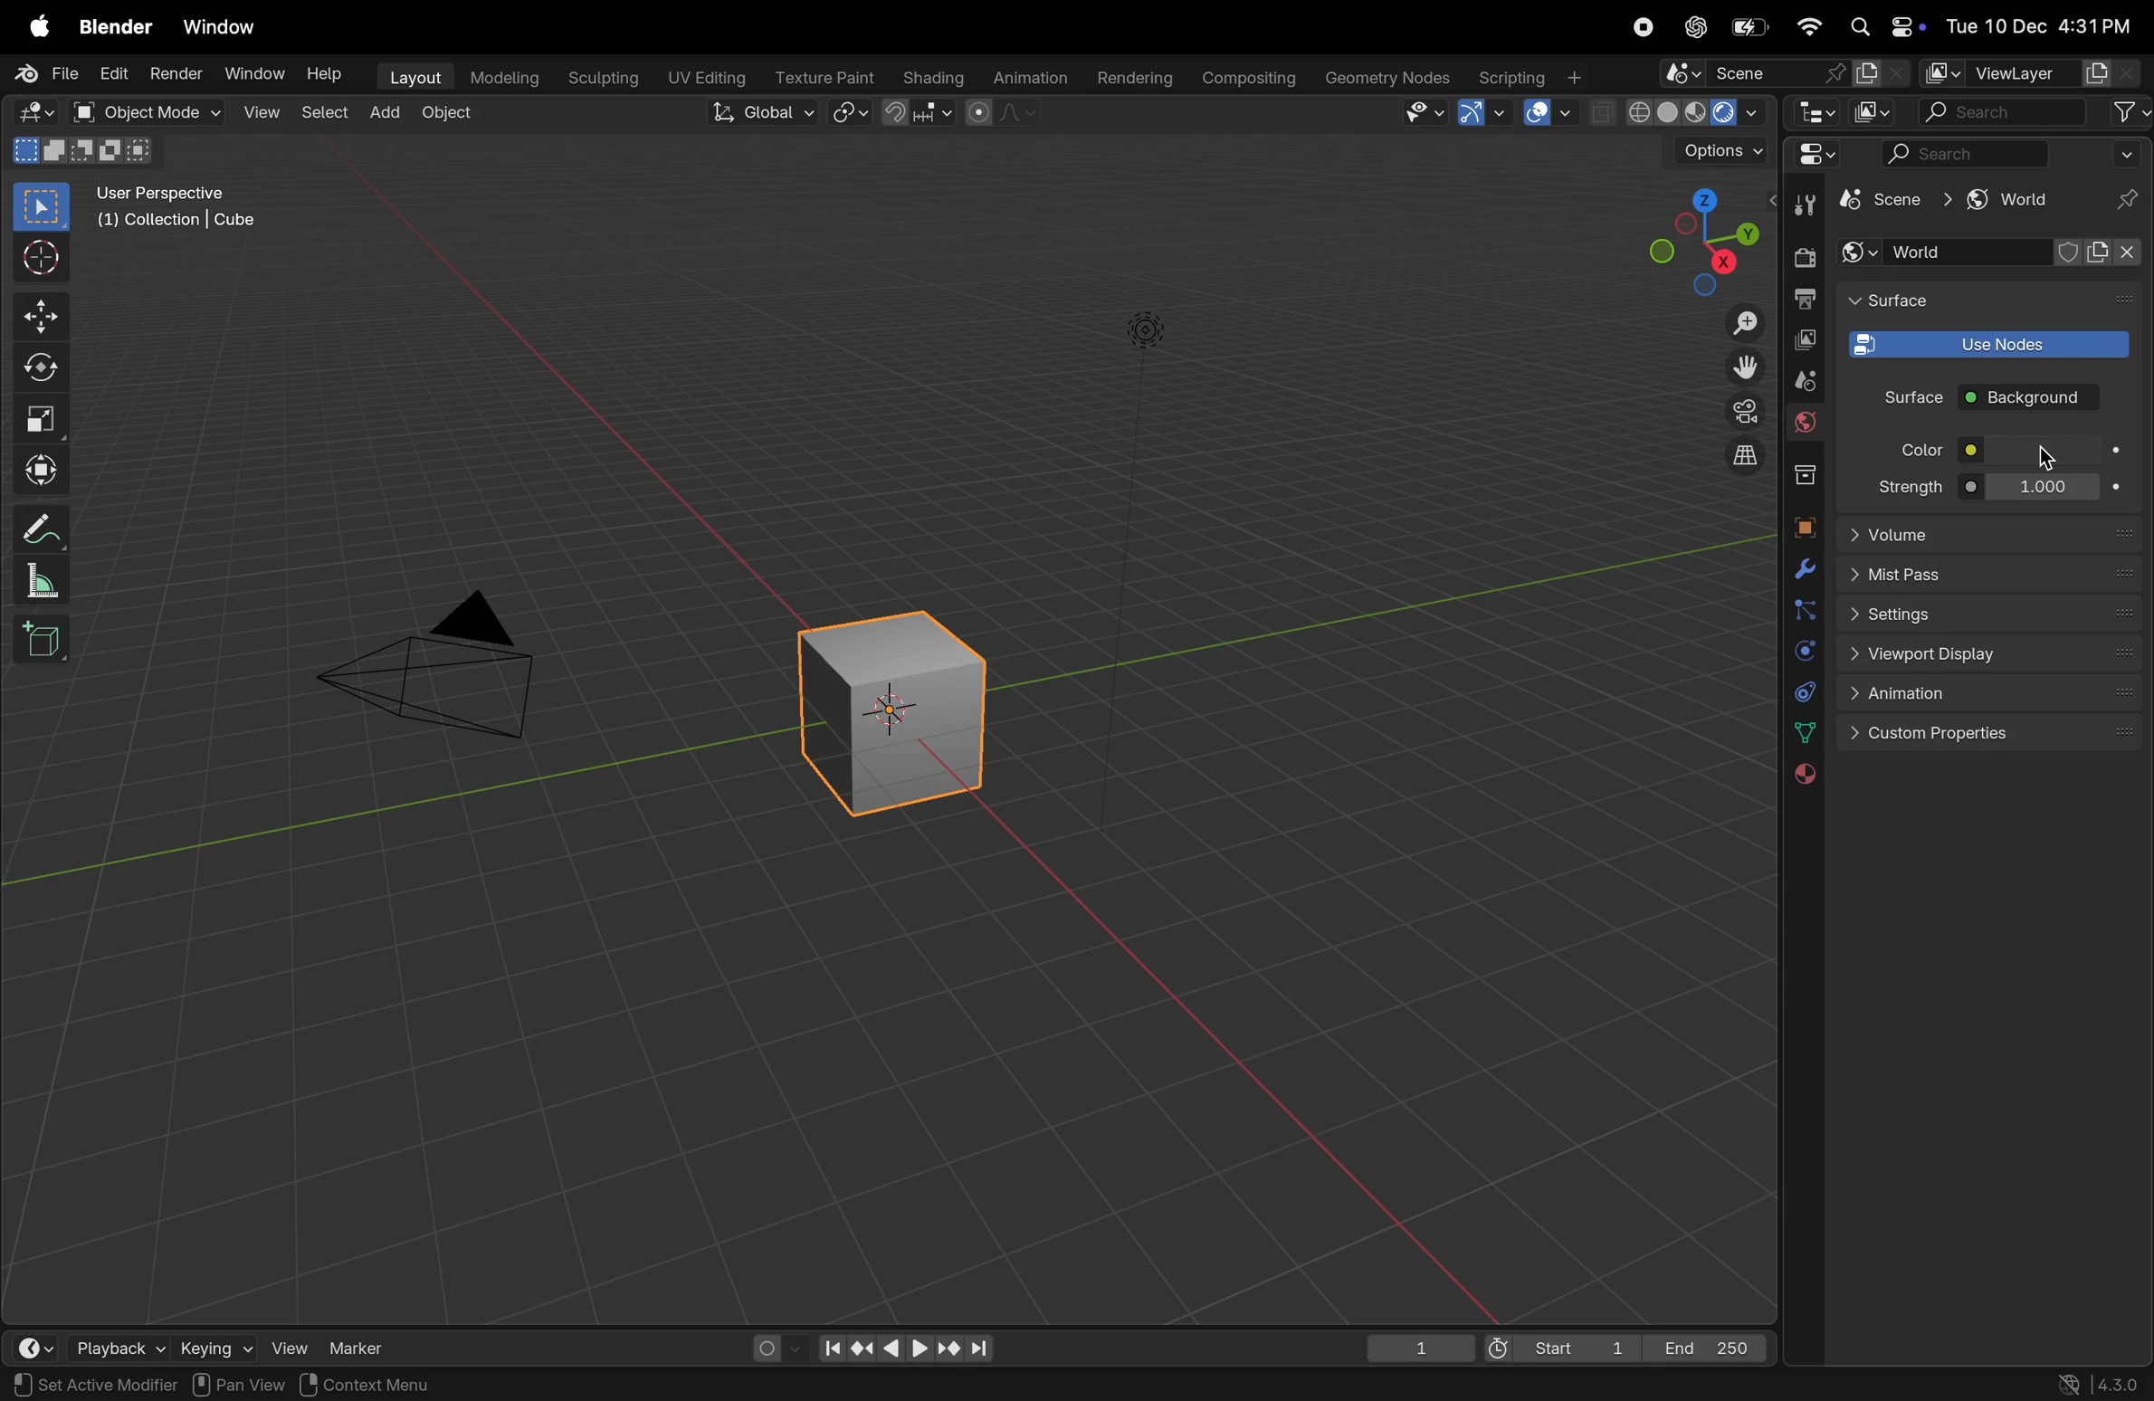  I want to click on custom properties, so click(1994, 737).